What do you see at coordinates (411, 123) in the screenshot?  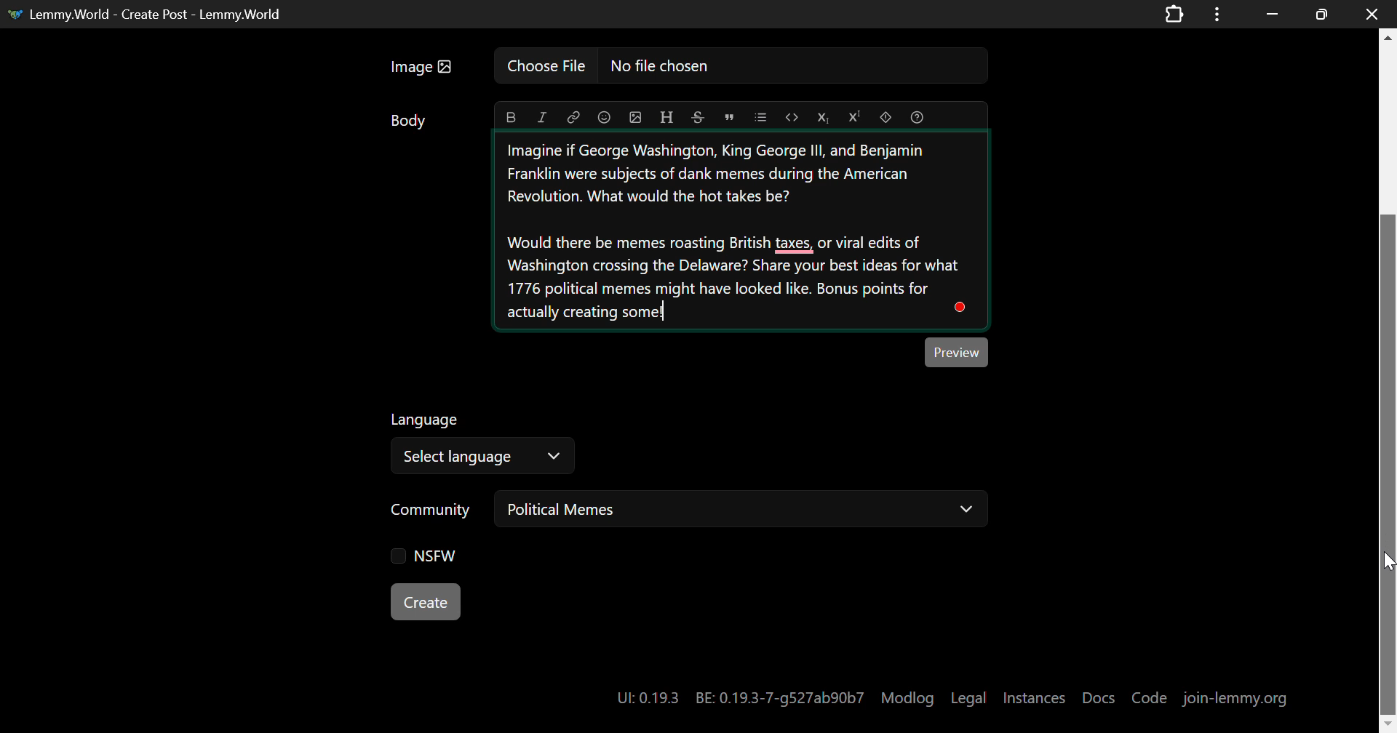 I see `Body` at bounding box center [411, 123].